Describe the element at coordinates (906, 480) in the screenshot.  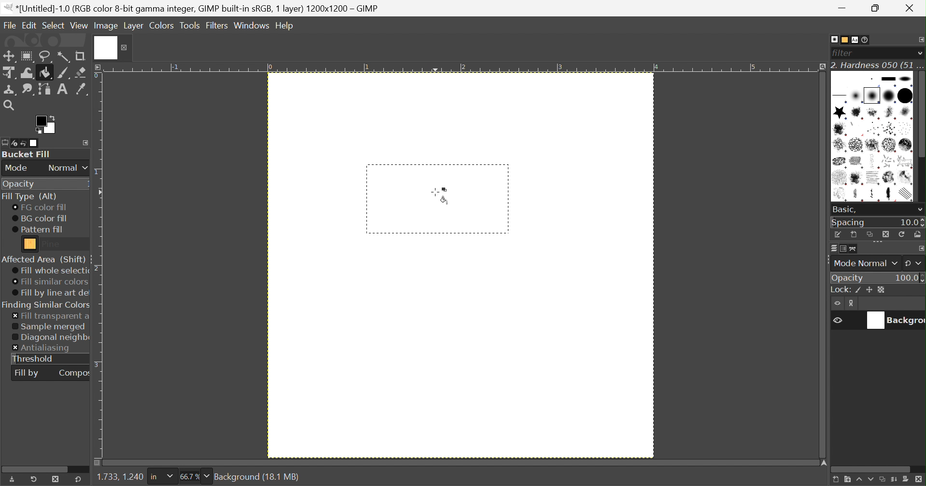
I see `Add a mask that allows non-destructive editing of transparency.` at that location.